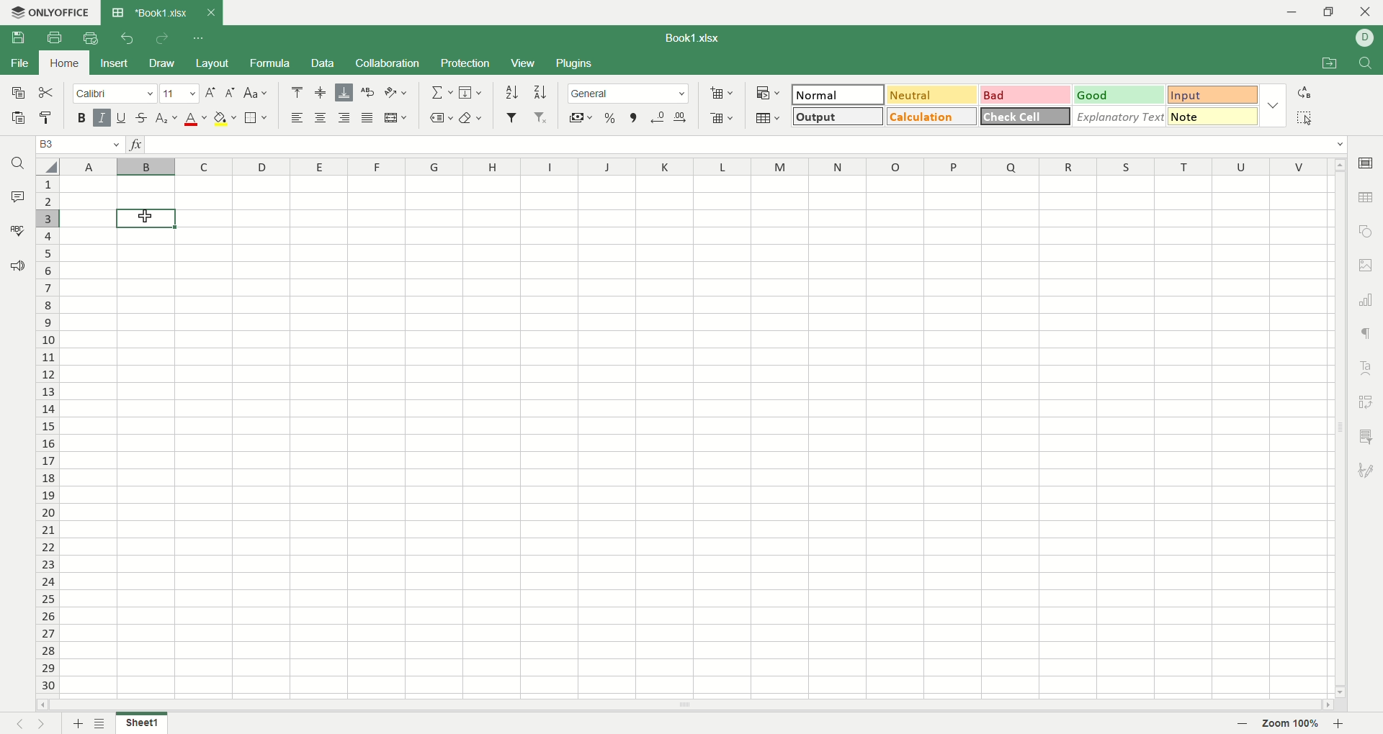  What do you see at coordinates (141, 725) in the screenshot?
I see `Sheet1` at bounding box center [141, 725].